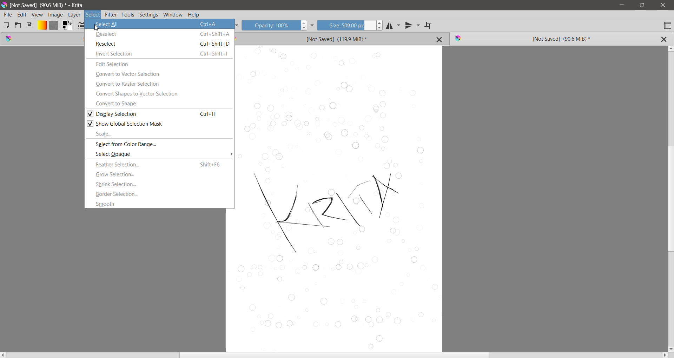 The height and width of the screenshot is (358, 674). Describe the element at coordinates (394, 25) in the screenshot. I see `Horizontal Mirror Tool` at that location.